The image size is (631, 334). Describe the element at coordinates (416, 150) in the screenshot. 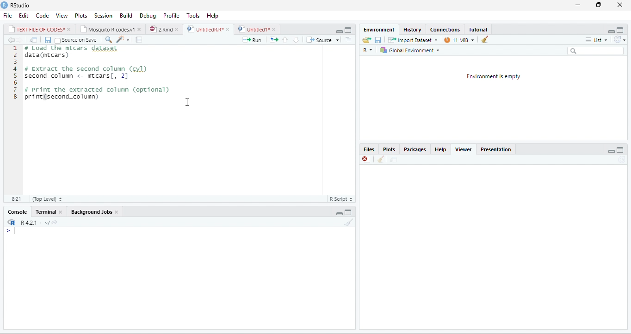

I see `Packages` at that location.